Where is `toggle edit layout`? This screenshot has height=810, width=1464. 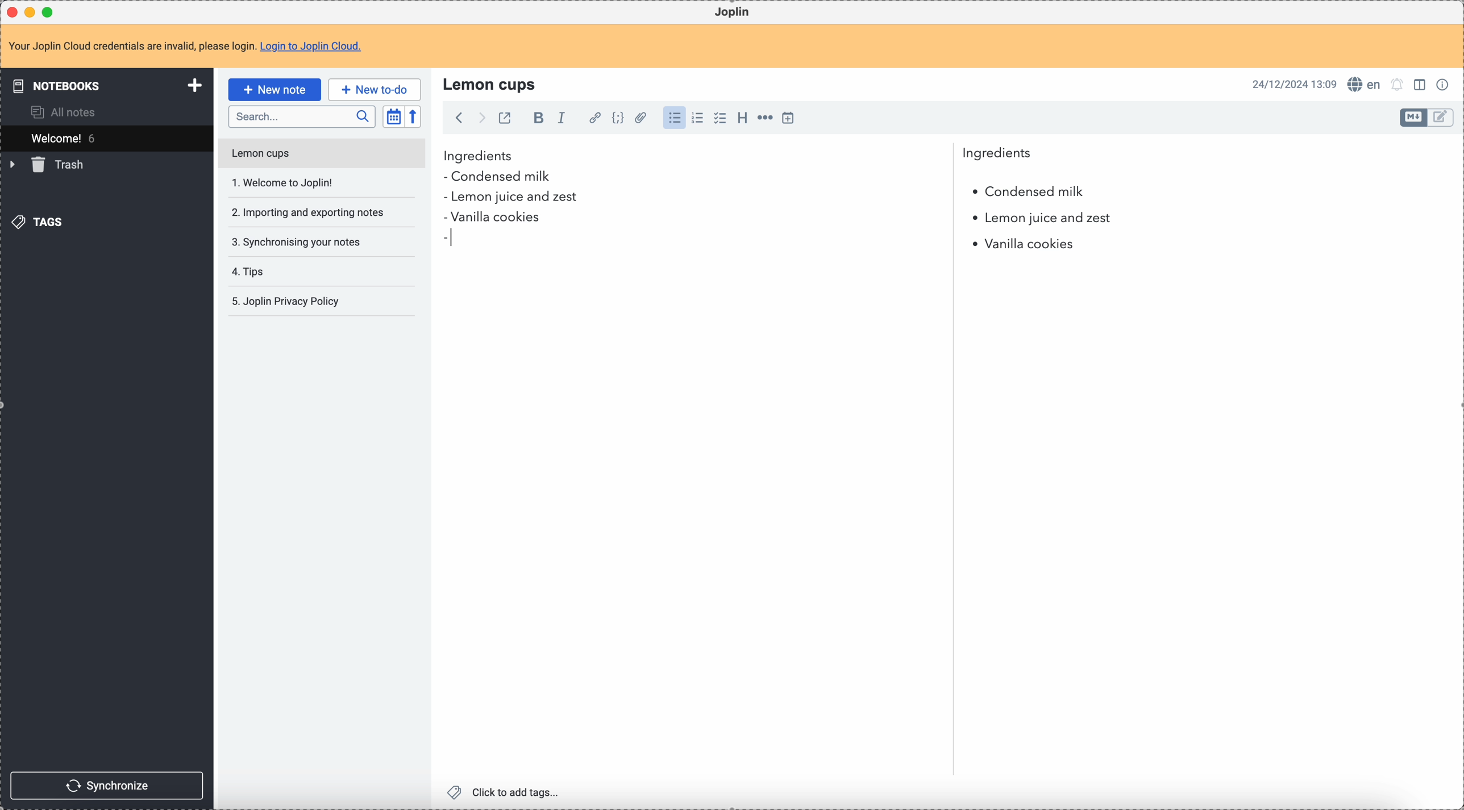 toggle edit layout is located at coordinates (1441, 118).